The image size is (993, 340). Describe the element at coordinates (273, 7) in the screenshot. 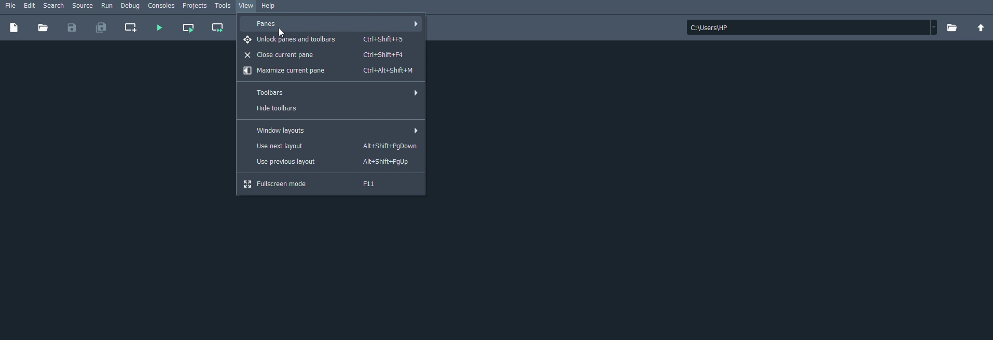

I see `Help` at that location.